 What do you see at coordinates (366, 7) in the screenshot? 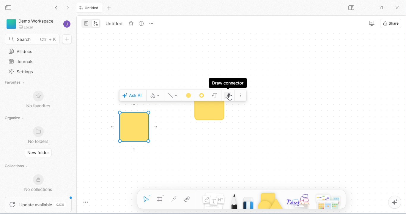
I see `minimize` at bounding box center [366, 7].